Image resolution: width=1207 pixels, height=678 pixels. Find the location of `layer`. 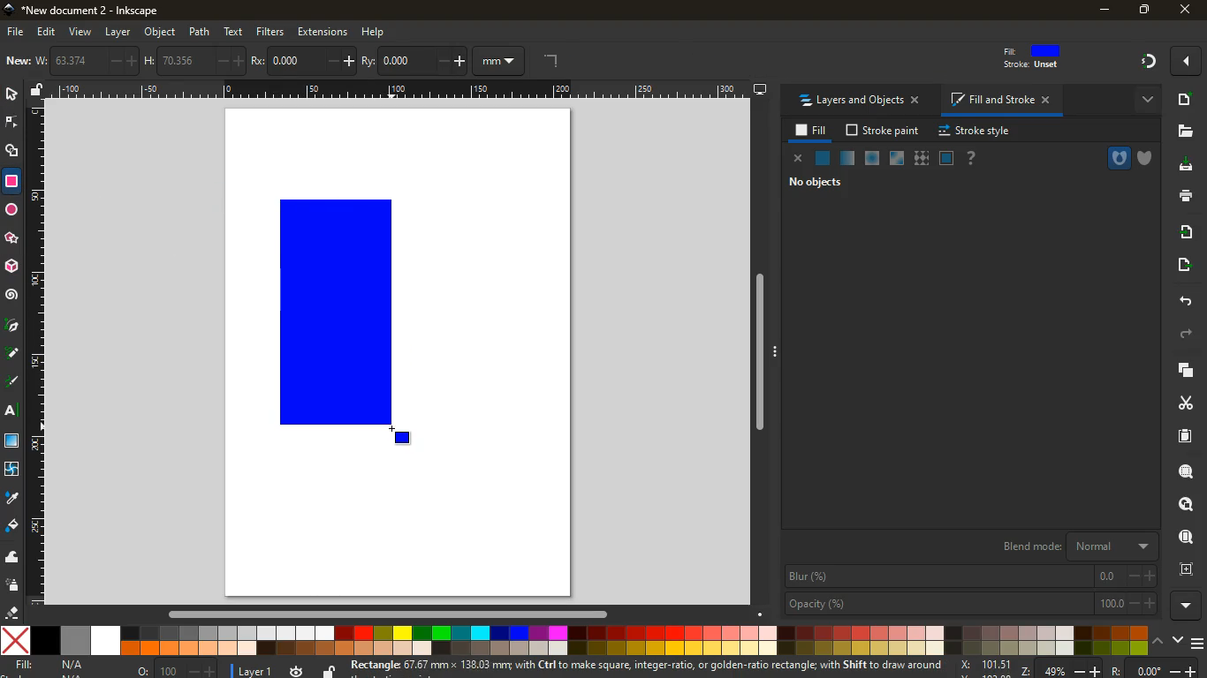

layer is located at coordinates (118, 33).